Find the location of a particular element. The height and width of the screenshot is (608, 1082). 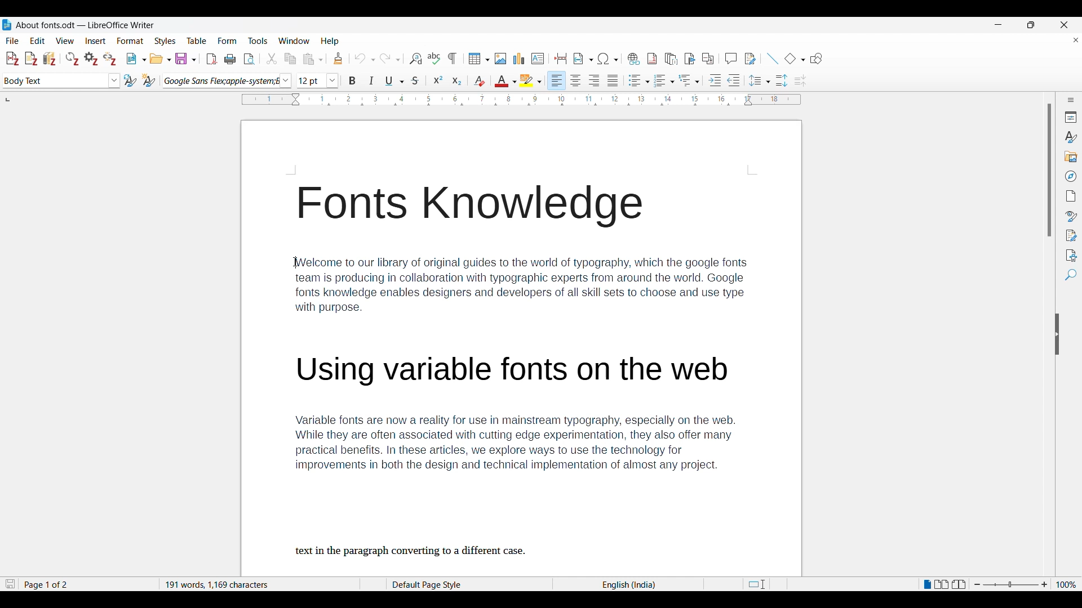

Strike through  is located at coordinates (415, 81).